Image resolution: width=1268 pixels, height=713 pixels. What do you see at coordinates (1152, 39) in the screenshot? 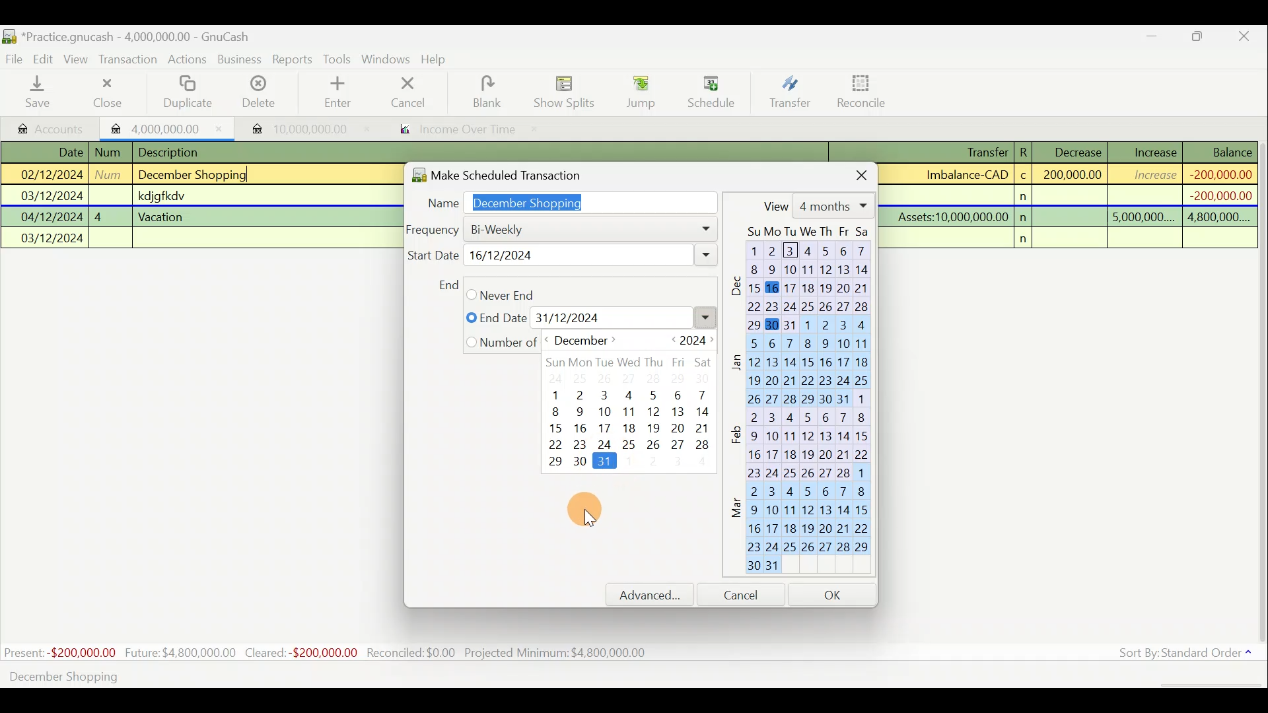
I see `Minimise` at bounding box center [1152, 39].